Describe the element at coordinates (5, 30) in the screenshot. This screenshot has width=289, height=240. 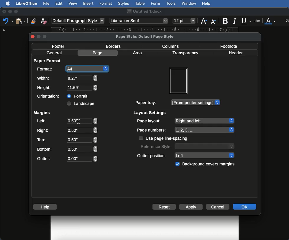
I see `left tab` at that location.